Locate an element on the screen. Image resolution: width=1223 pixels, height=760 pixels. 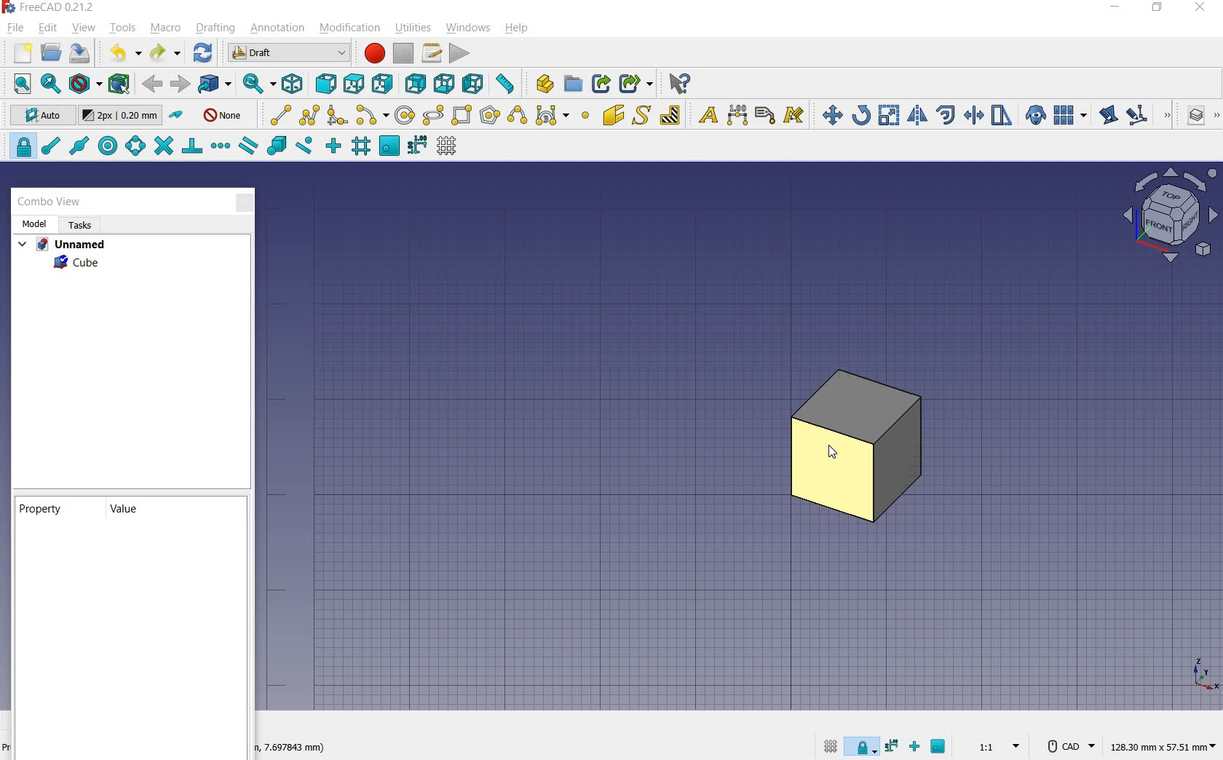
macros is located at coordinates (432, 53).